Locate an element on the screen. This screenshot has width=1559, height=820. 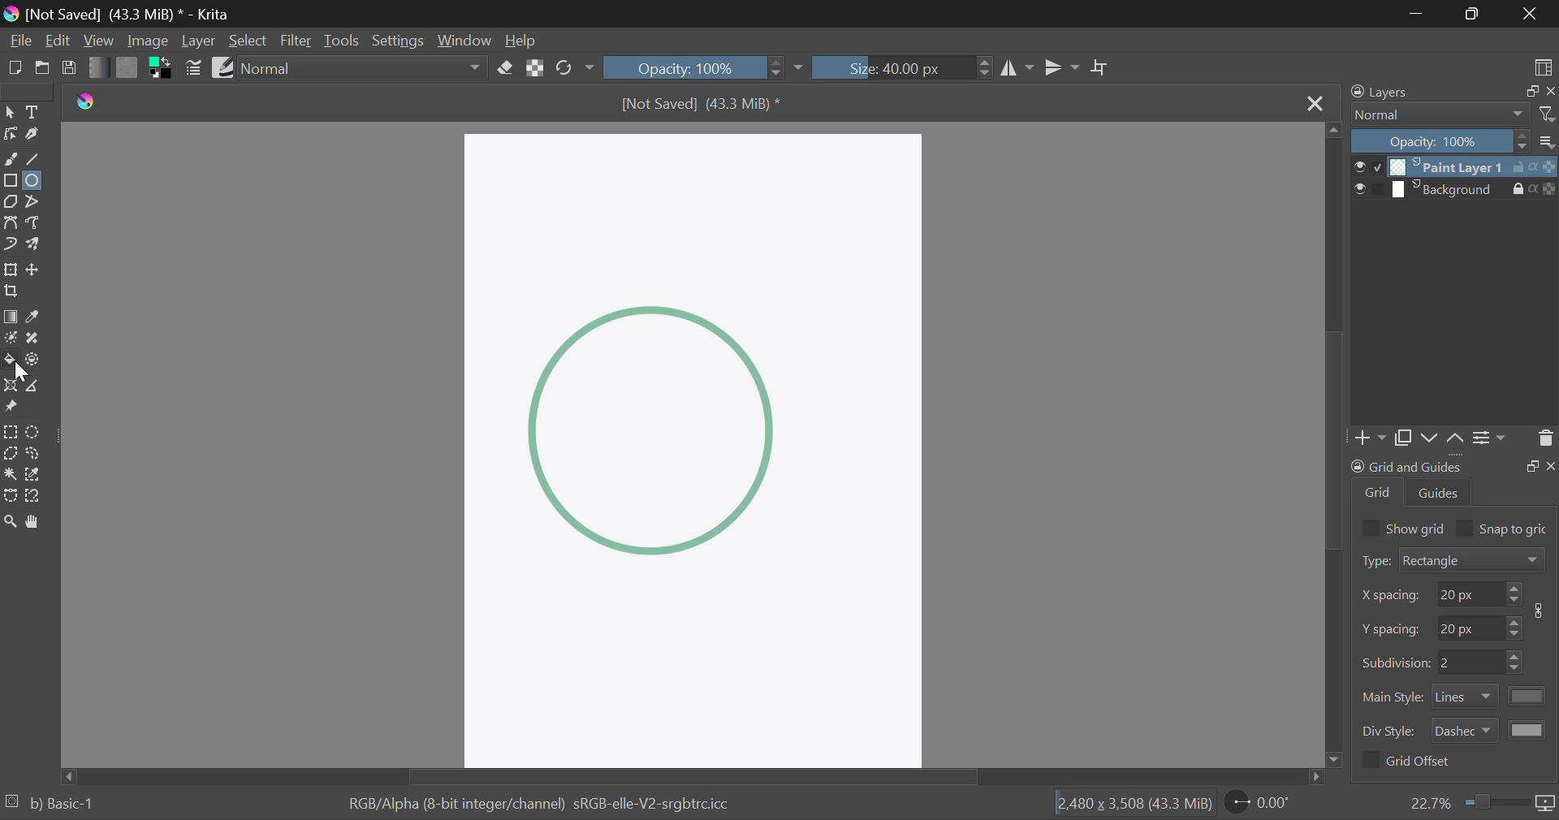
Calligraphic Tool is located at coordinates (33, 134).